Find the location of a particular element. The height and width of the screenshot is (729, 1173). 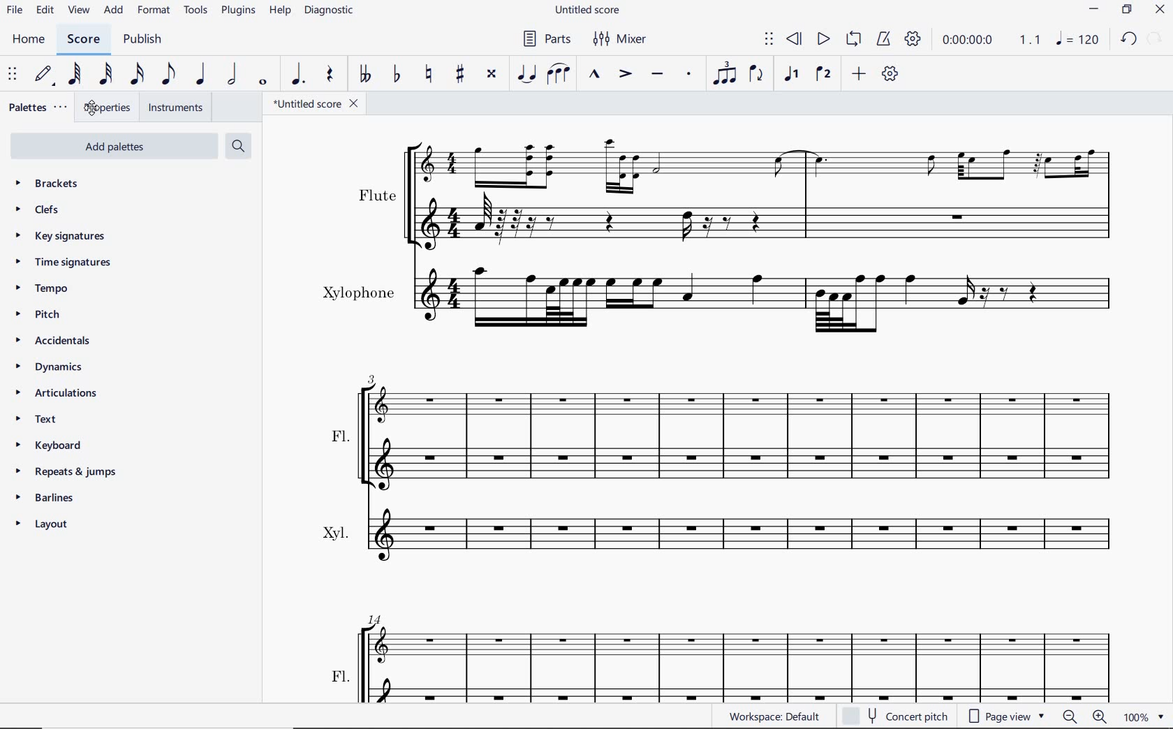

articulations is located at coordinates (55, 394).